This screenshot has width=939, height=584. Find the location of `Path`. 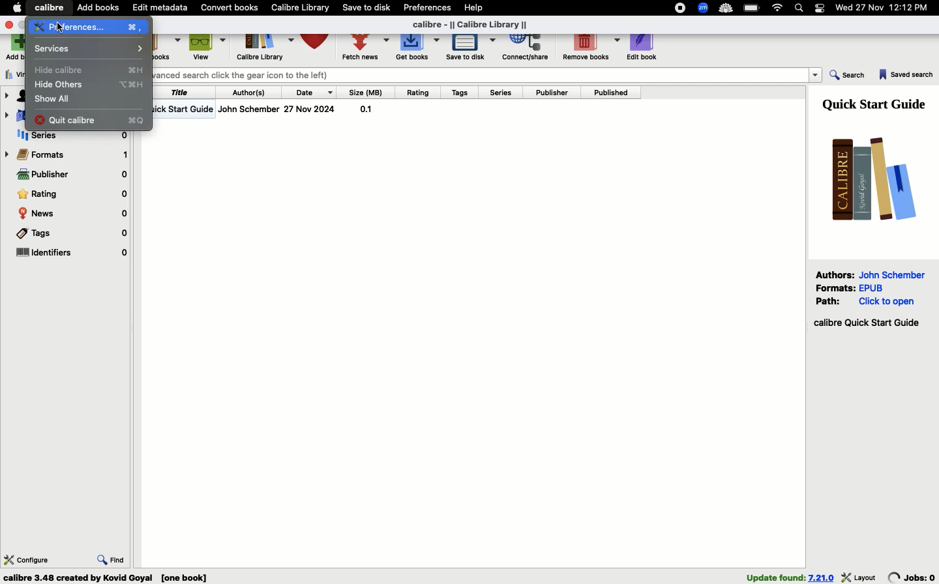

Path is located at coordinates (830, 300).